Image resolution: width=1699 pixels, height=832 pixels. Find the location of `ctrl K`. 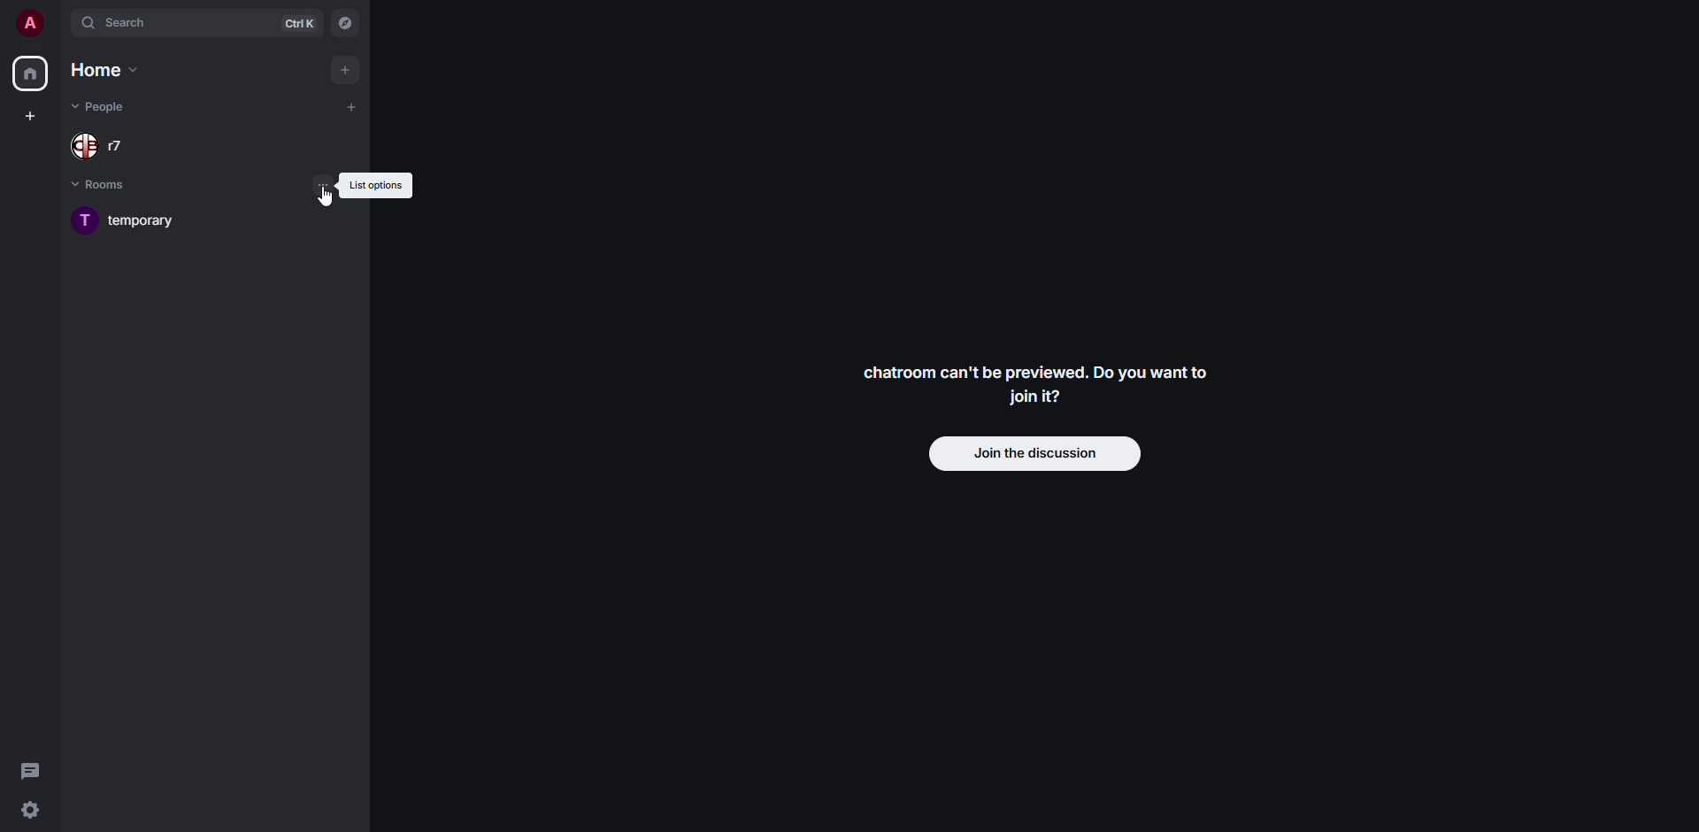

ctrl K is located at coordinates (300, 23).